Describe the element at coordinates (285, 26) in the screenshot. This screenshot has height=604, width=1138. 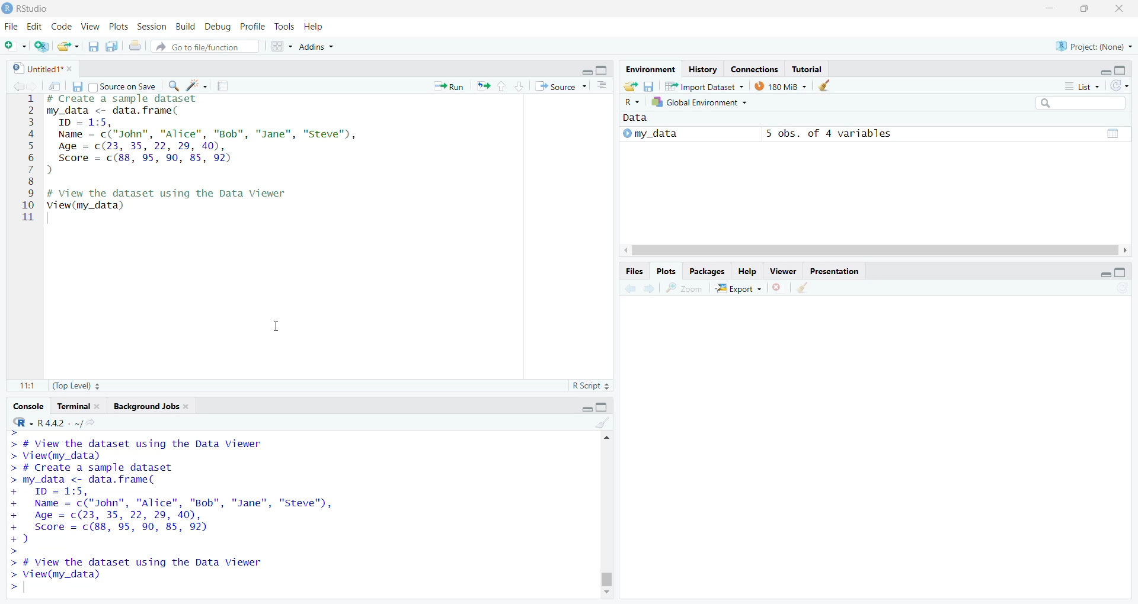
I see `Tools` at that location.